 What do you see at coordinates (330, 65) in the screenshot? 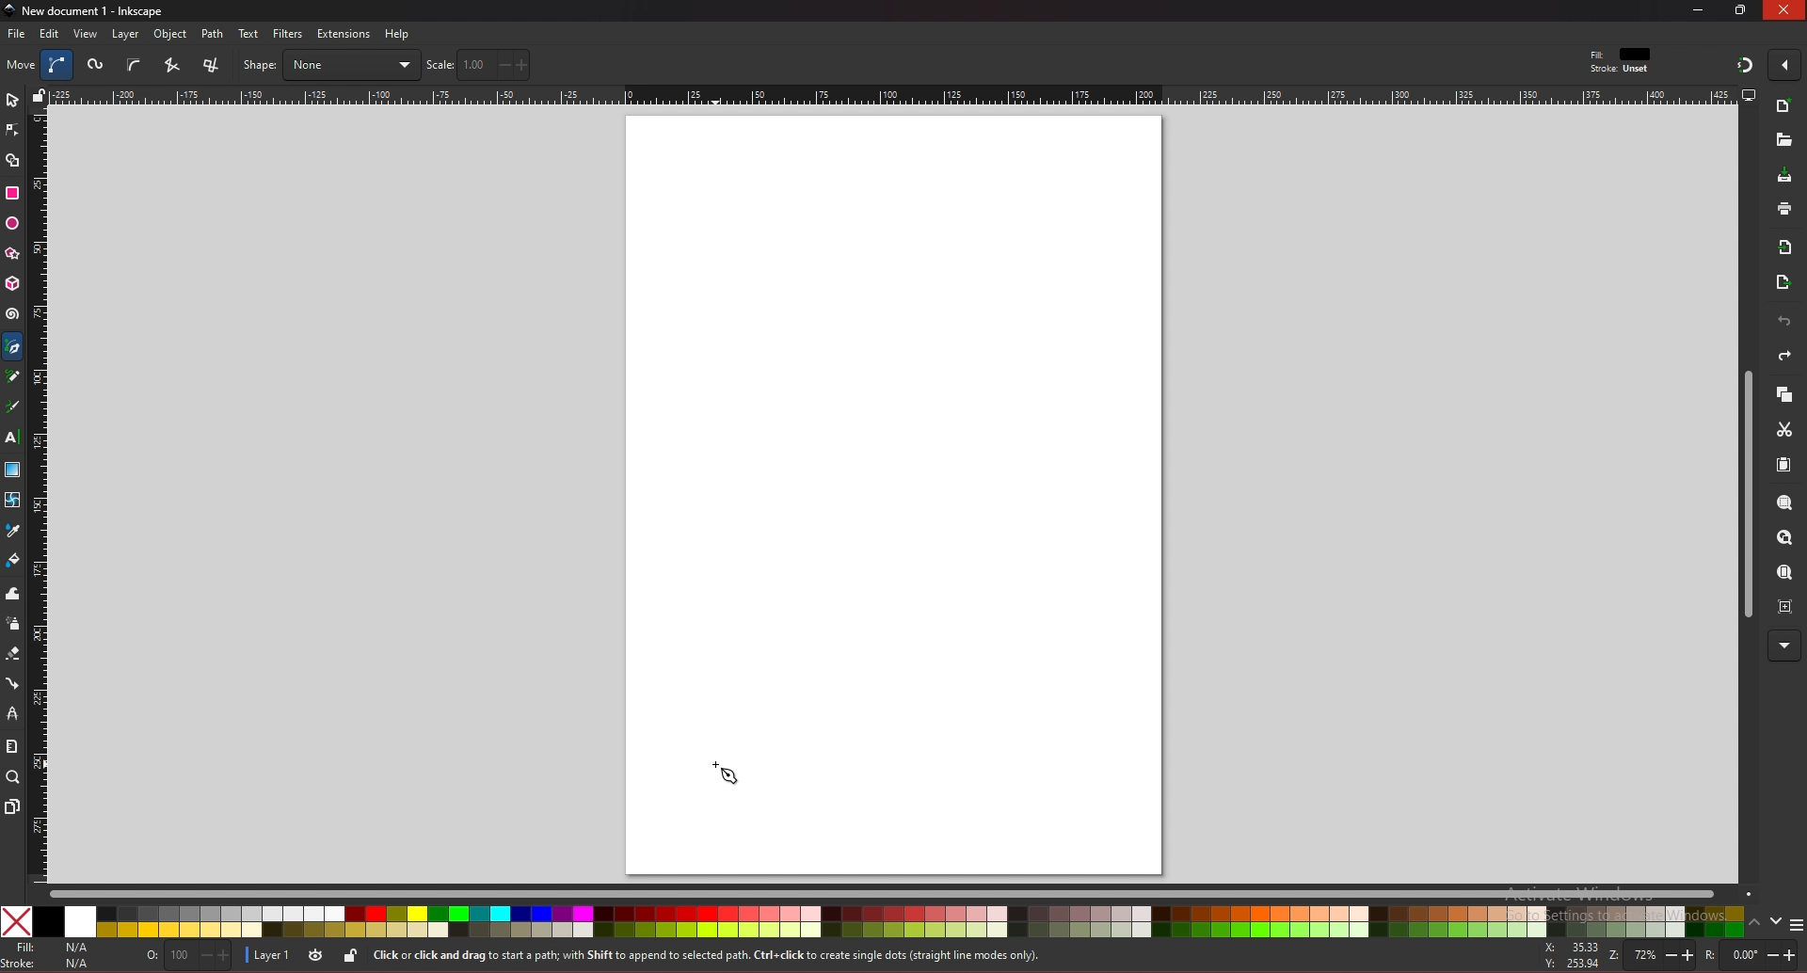
I see `shape` at bounding box center [330, 65].